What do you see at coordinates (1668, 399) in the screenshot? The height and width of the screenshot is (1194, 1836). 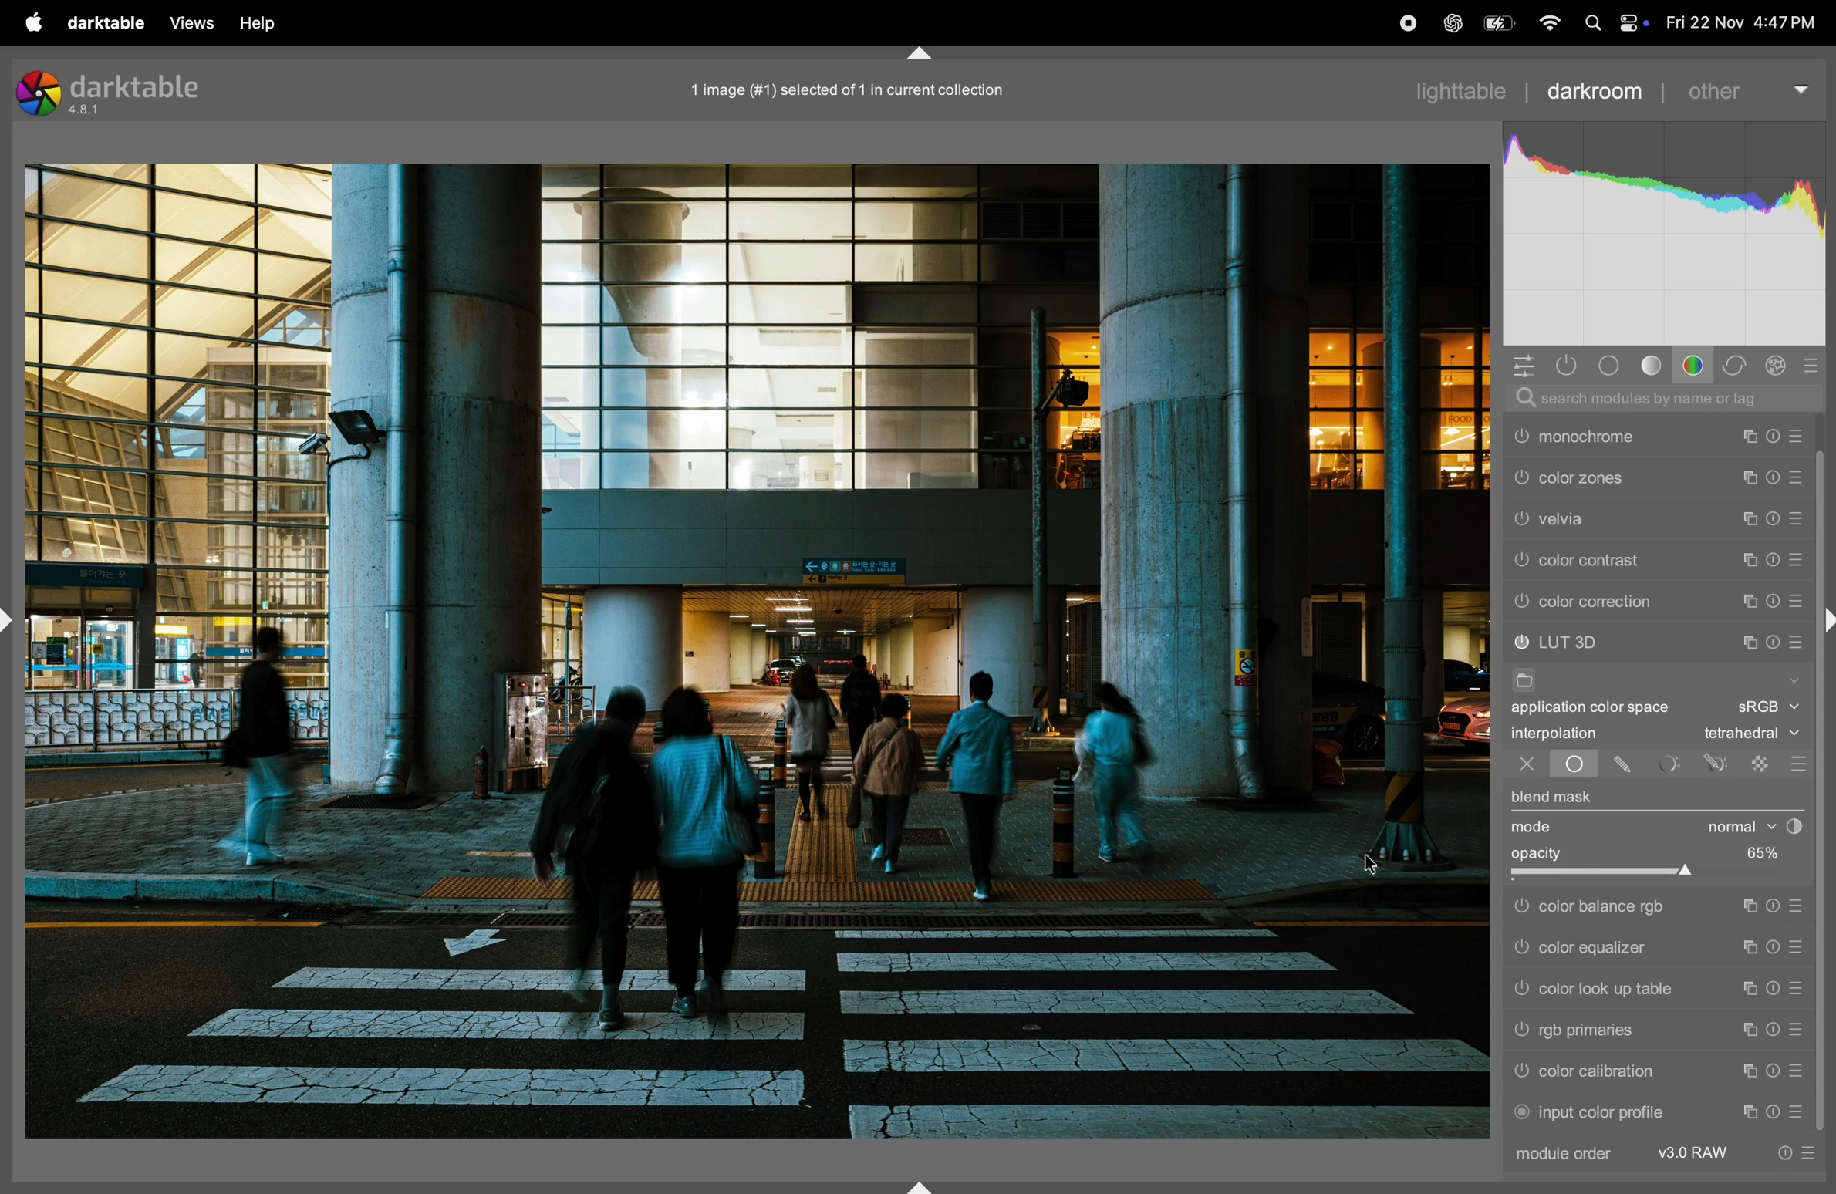 I see `search bar` at bounding box center [1668, 399].